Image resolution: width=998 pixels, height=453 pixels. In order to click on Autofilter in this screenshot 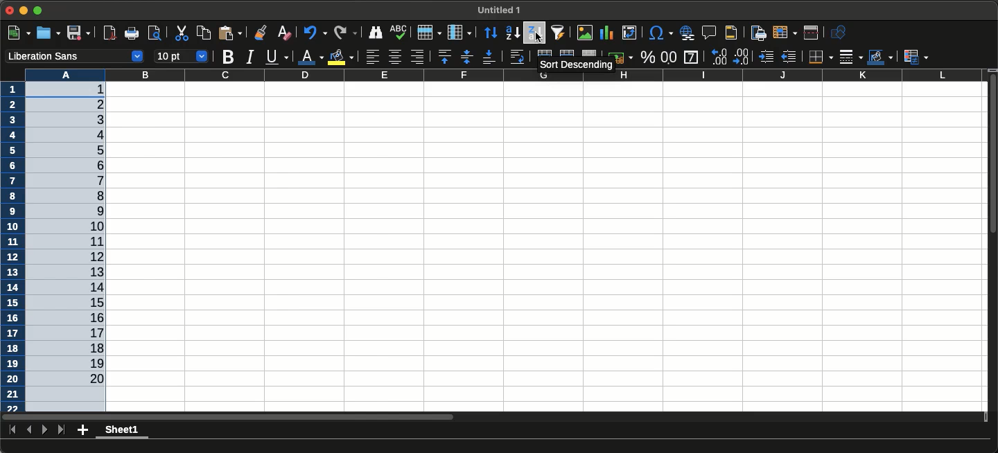, I will do `click(559, 33)`.